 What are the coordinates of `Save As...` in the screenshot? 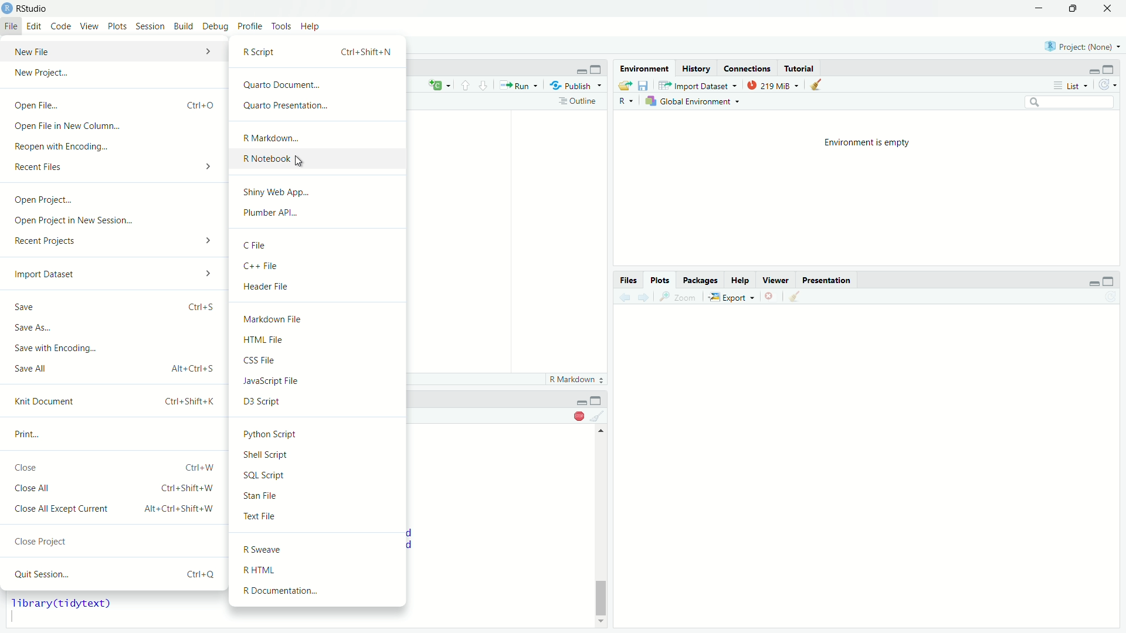 It's located at (111, 326).